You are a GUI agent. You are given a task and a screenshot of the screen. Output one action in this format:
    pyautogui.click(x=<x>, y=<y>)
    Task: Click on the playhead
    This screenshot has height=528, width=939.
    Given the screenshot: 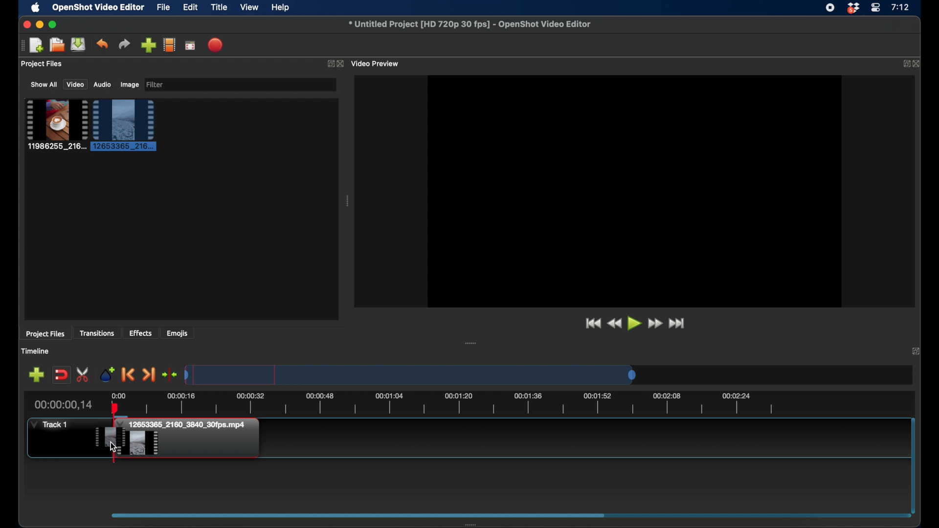 What is the action you would take?
    pyautogui.click(x=114, y=414)
    